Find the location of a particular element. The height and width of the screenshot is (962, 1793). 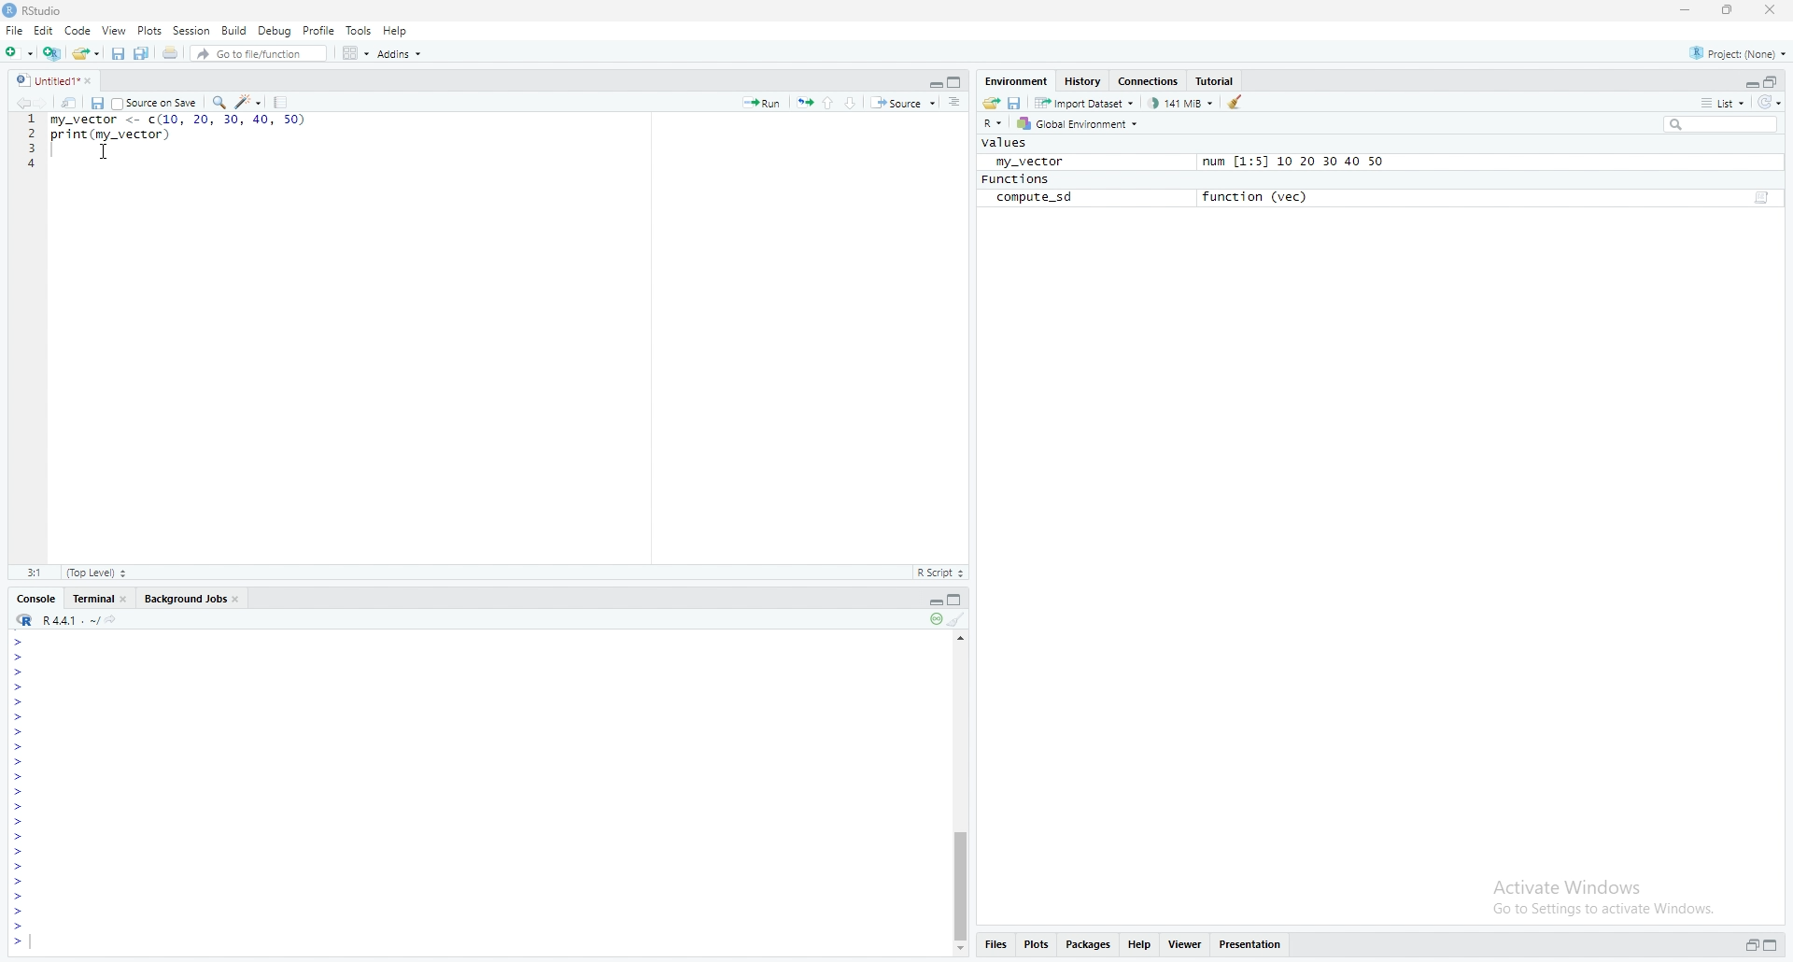

Up is located at coordinates (963, 636).